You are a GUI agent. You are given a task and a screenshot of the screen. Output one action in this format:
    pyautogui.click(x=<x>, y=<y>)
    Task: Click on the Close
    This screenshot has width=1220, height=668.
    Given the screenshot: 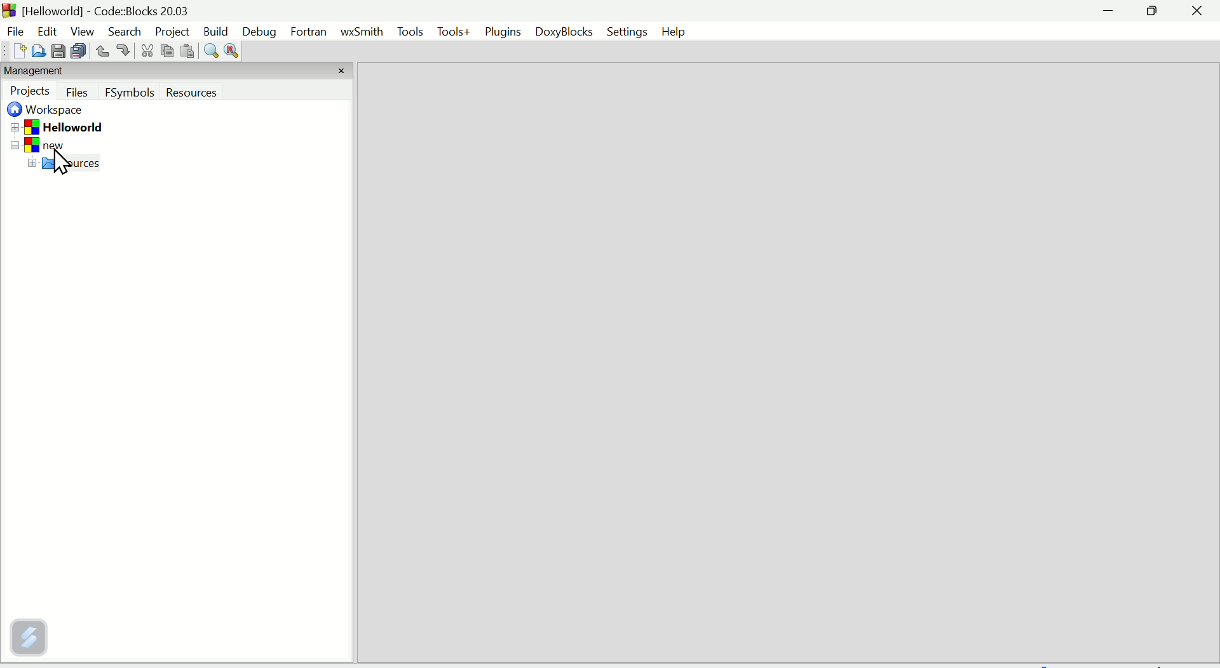 What is the action you would take?
    pyautogui.click(x=1196, y=15)
    